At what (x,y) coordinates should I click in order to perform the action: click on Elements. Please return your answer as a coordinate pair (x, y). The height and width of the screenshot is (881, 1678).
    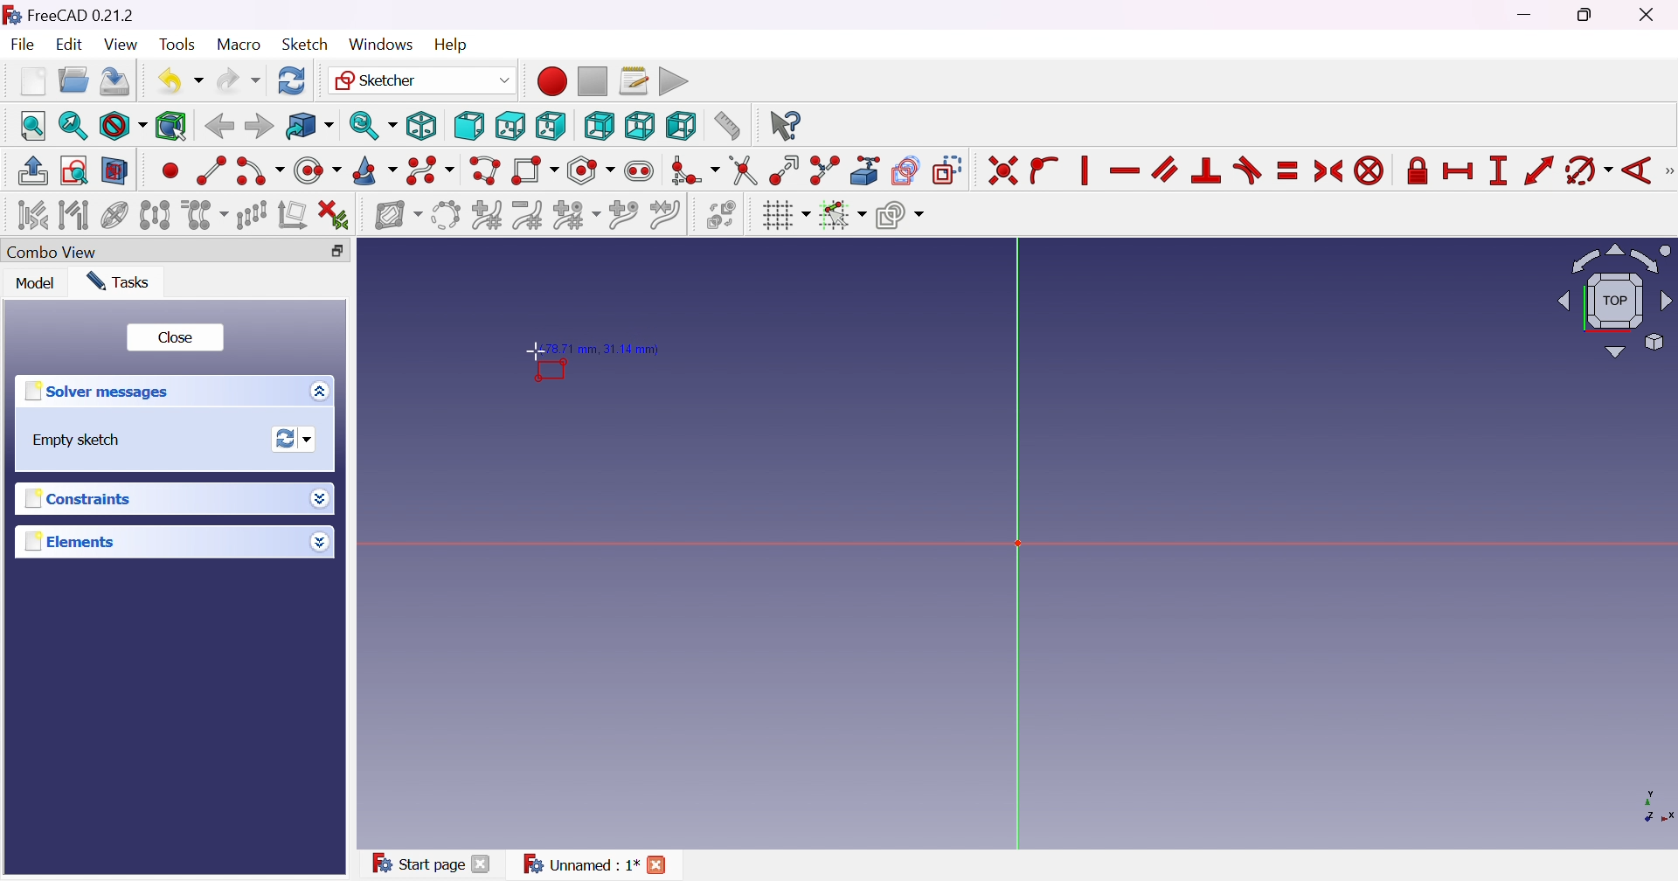
    Looking at the image, I should click on (71, 541).